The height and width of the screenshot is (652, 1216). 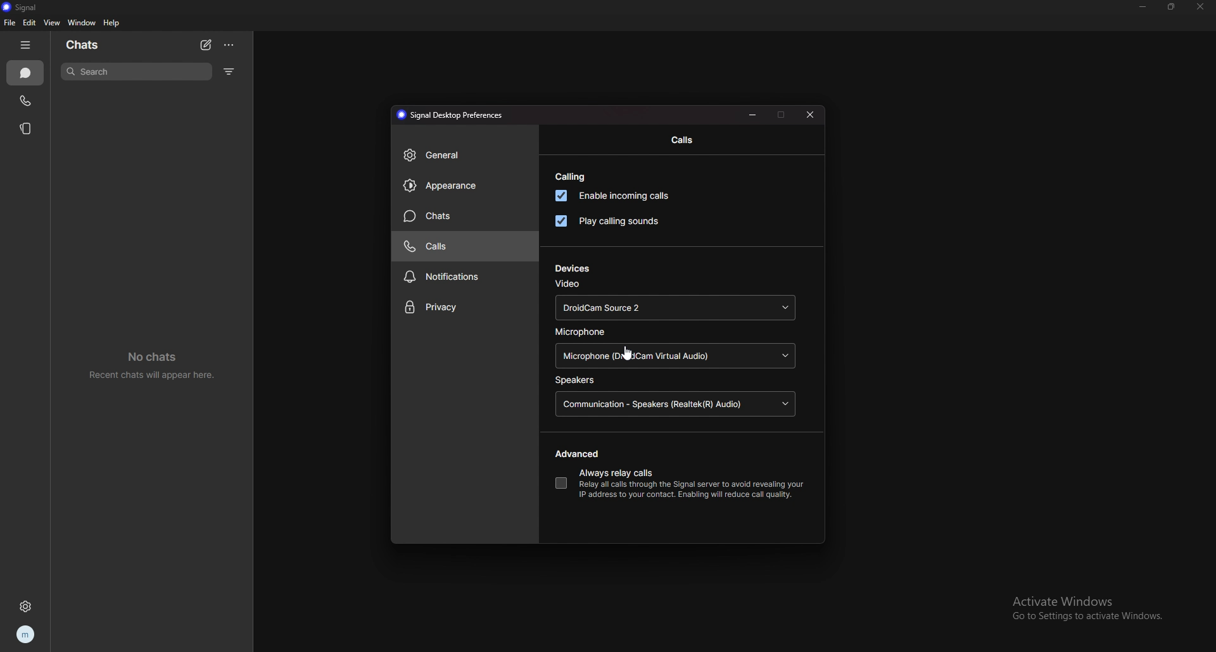 What do you see at coordinates (138, 71) in the screenshot?
I see `search` at bounding box center [138, 71].